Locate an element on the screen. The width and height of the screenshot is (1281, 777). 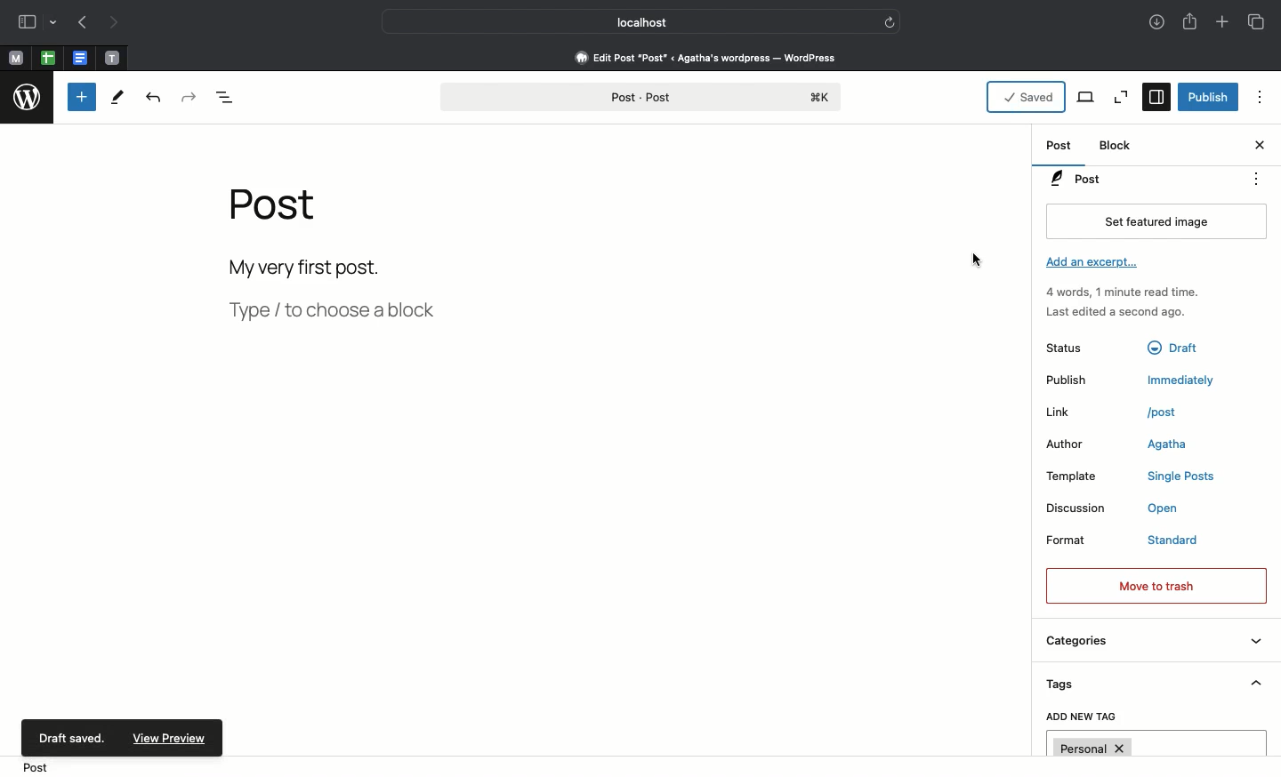
Publish is located at coordinates (1070, 379).